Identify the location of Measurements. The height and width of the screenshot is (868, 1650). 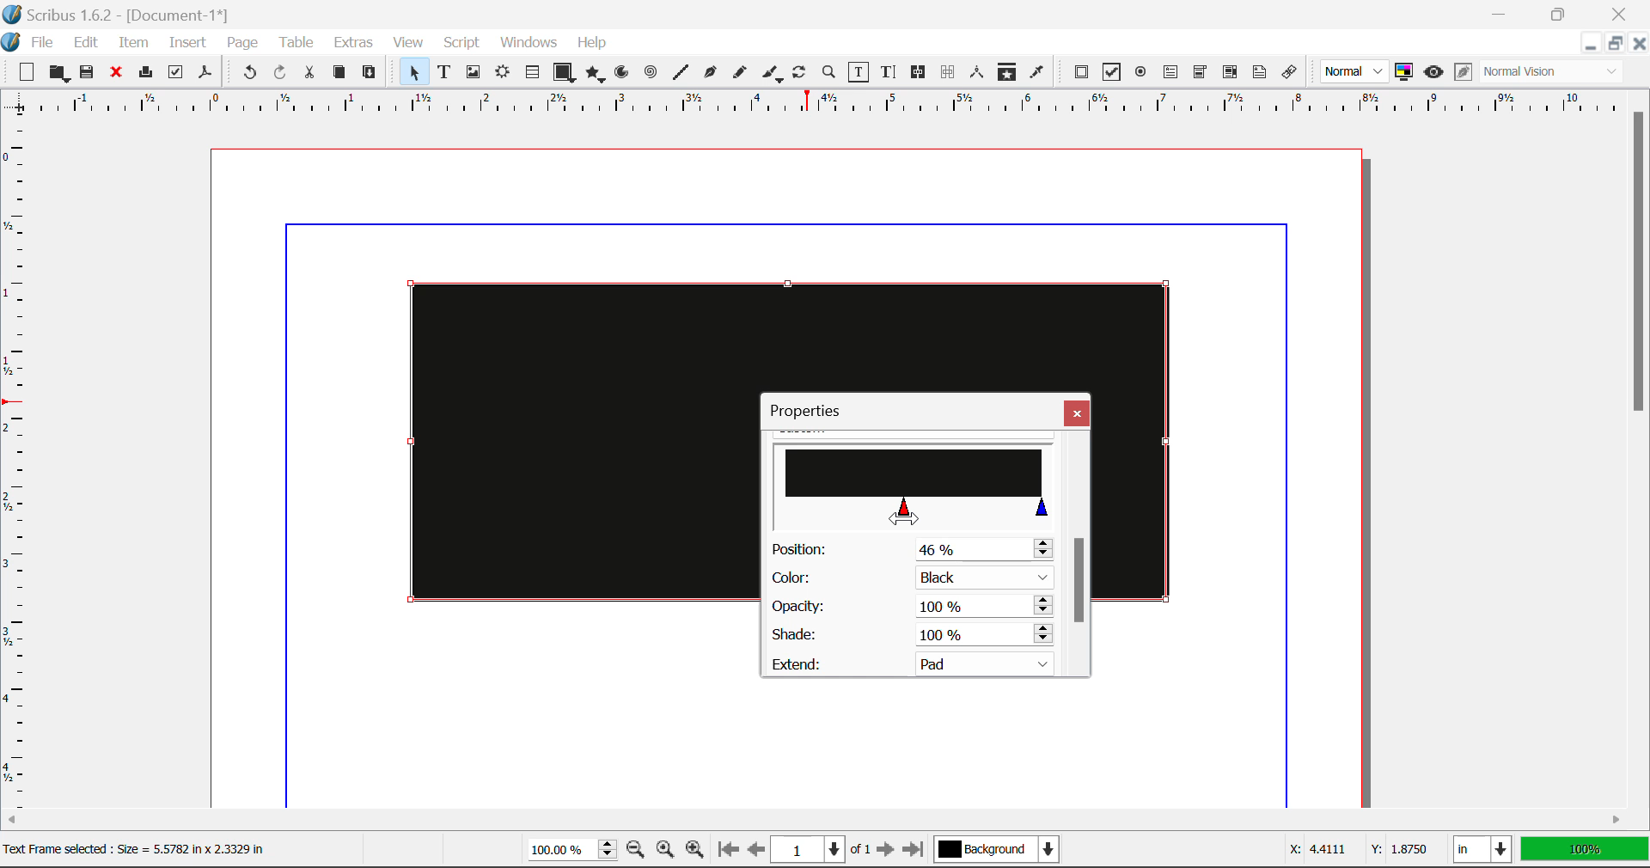
(978, 72).